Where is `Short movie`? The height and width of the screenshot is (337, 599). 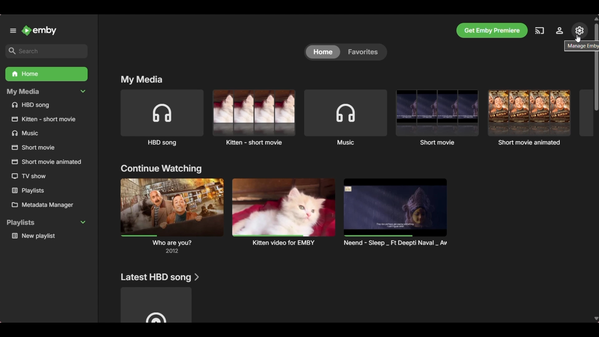 Short movie is located at coordinates (437, 117).